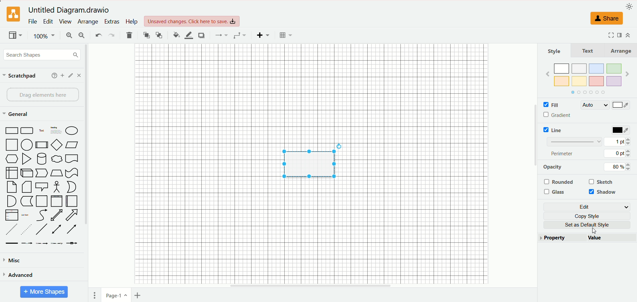  I want to click on arrange, so click(89, 22).